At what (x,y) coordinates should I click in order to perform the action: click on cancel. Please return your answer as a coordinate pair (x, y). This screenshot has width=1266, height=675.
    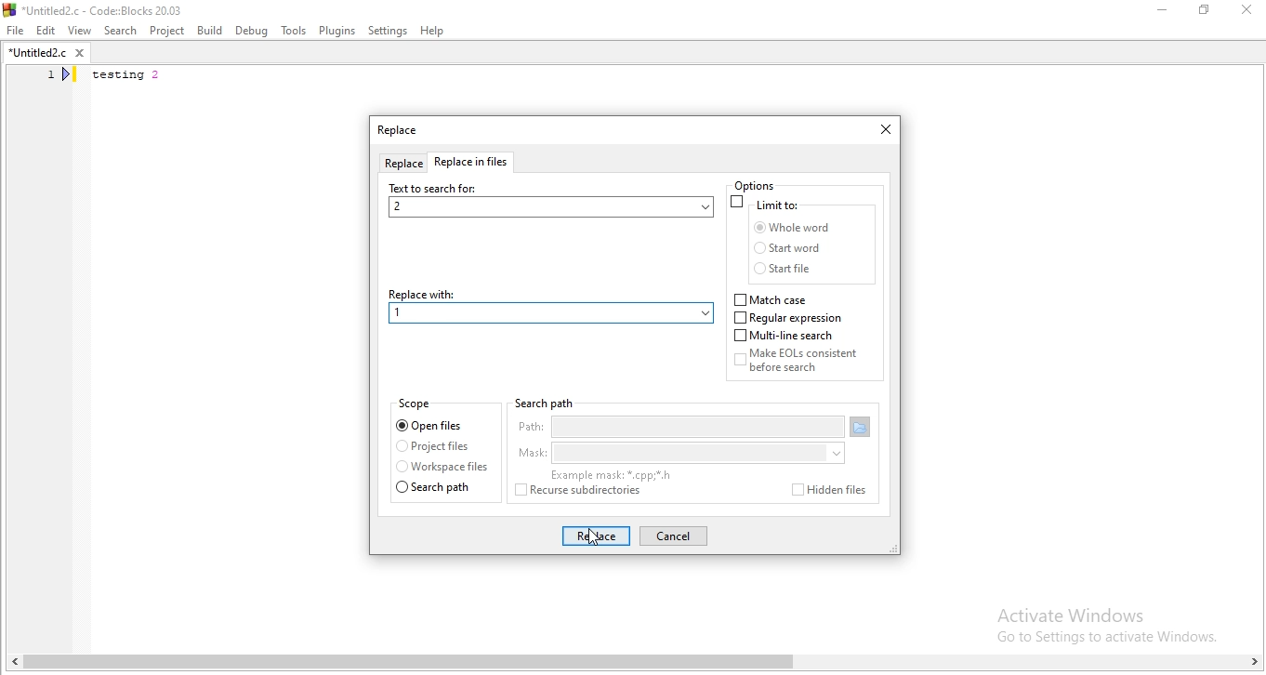
    Looking at the image, I should click on (672, 536).